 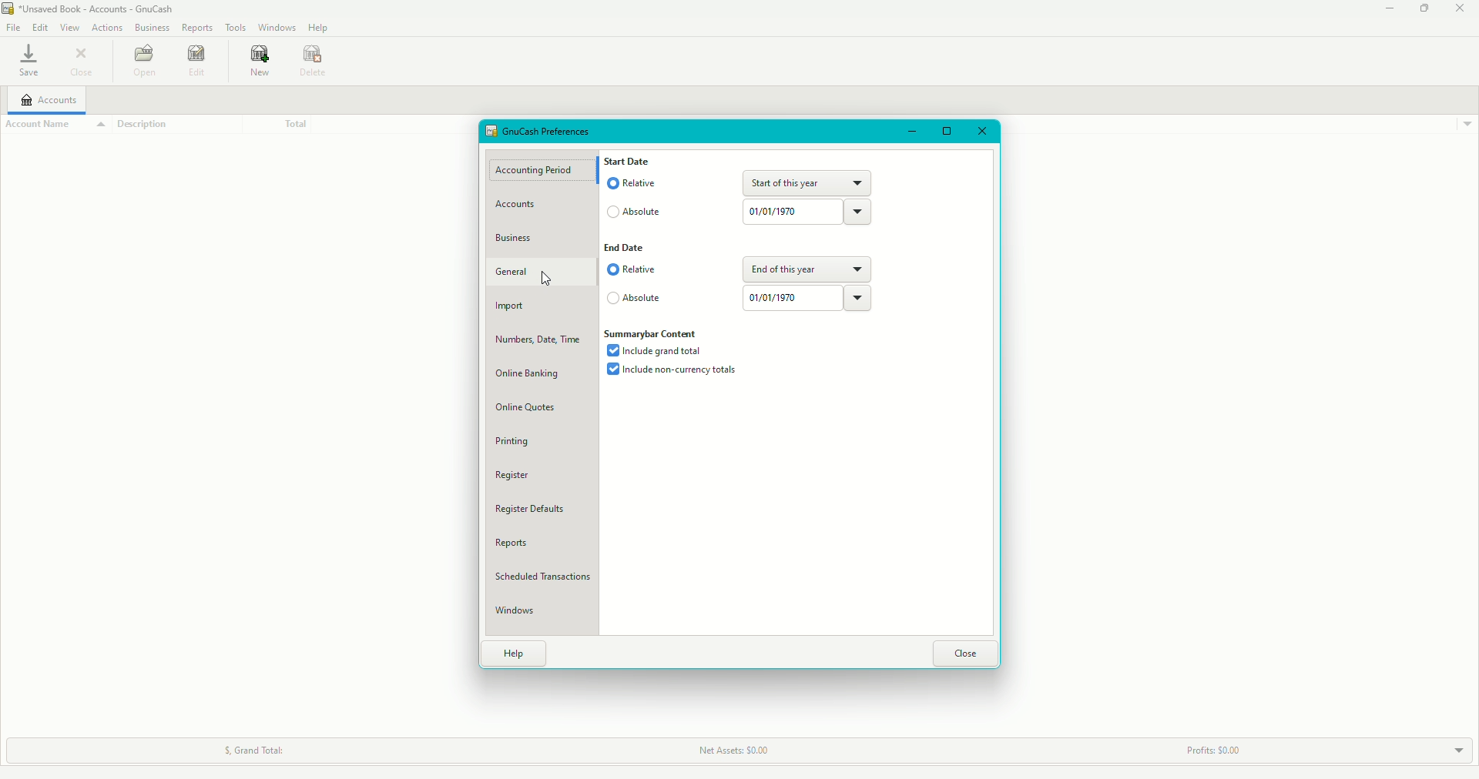 What do you see at coordinates (806, 270) in the screenshot?
I see `End of the year` at bounding box center [806, 270].